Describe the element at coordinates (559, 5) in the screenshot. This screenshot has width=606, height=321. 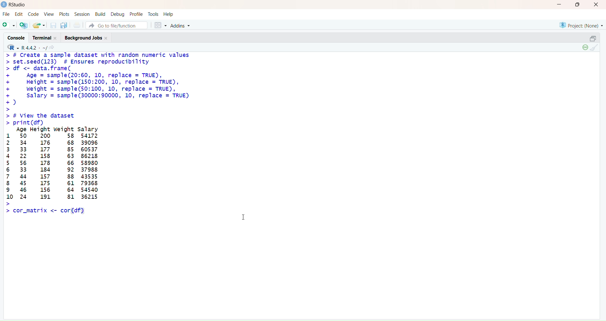
I see `Minimize` at that location.